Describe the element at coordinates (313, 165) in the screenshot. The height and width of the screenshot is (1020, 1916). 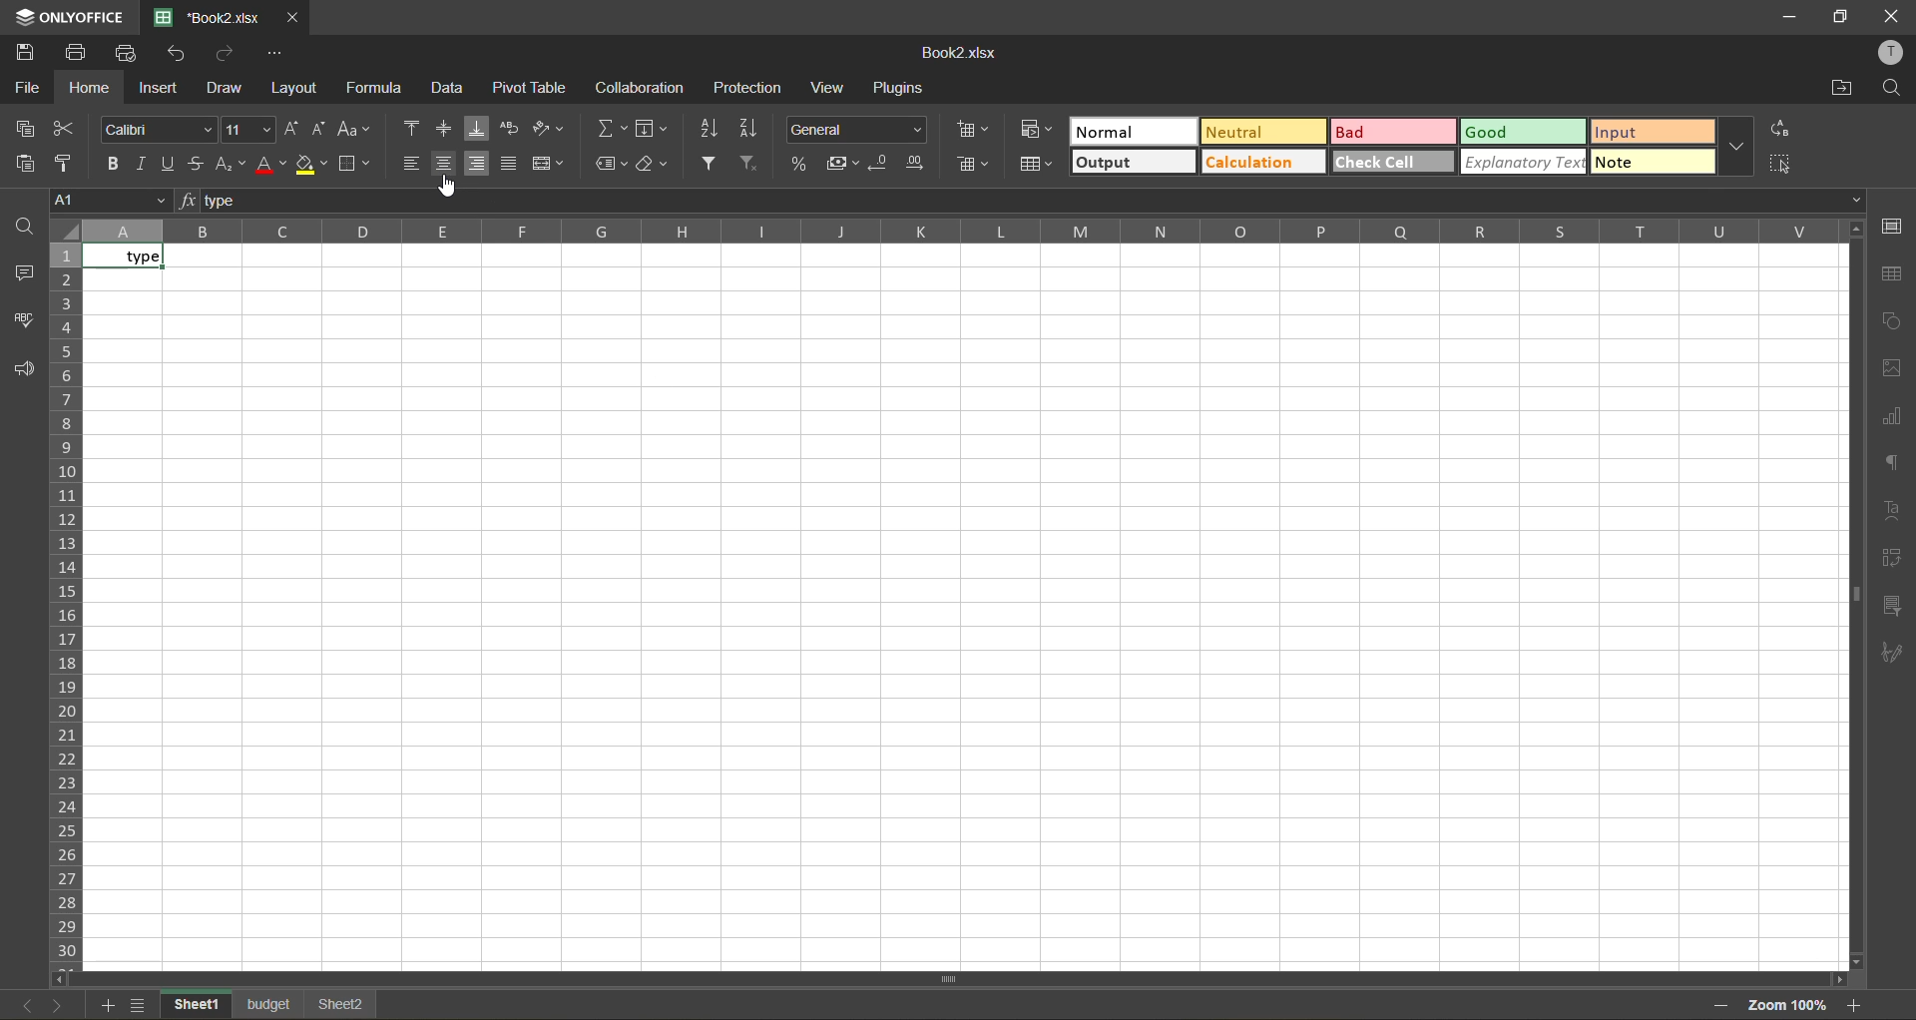
I see `fill color` at that location.